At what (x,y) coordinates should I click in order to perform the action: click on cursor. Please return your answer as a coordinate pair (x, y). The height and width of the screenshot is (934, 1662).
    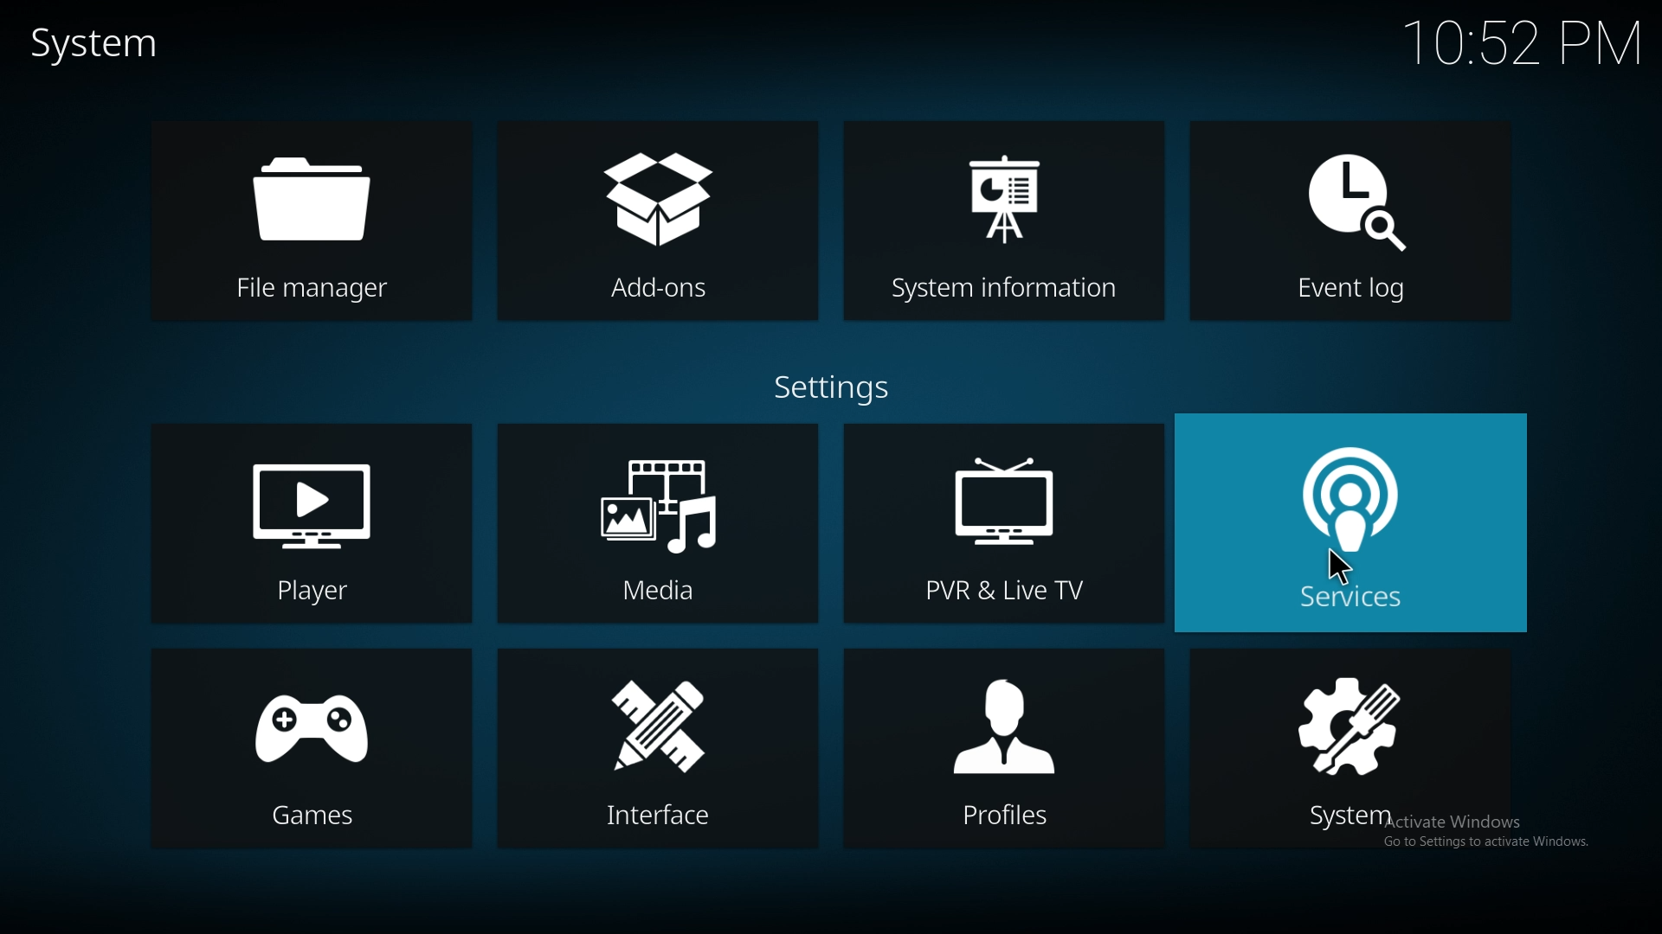
    Looking at the image, I should click on (1337, 567).